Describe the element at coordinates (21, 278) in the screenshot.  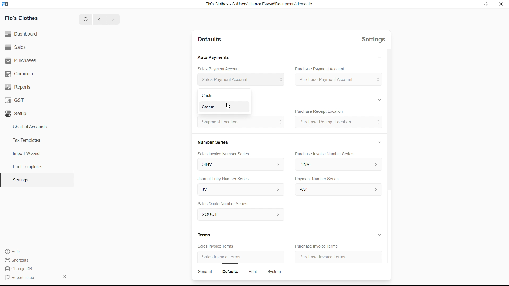
I see `Report Issue` at that location.